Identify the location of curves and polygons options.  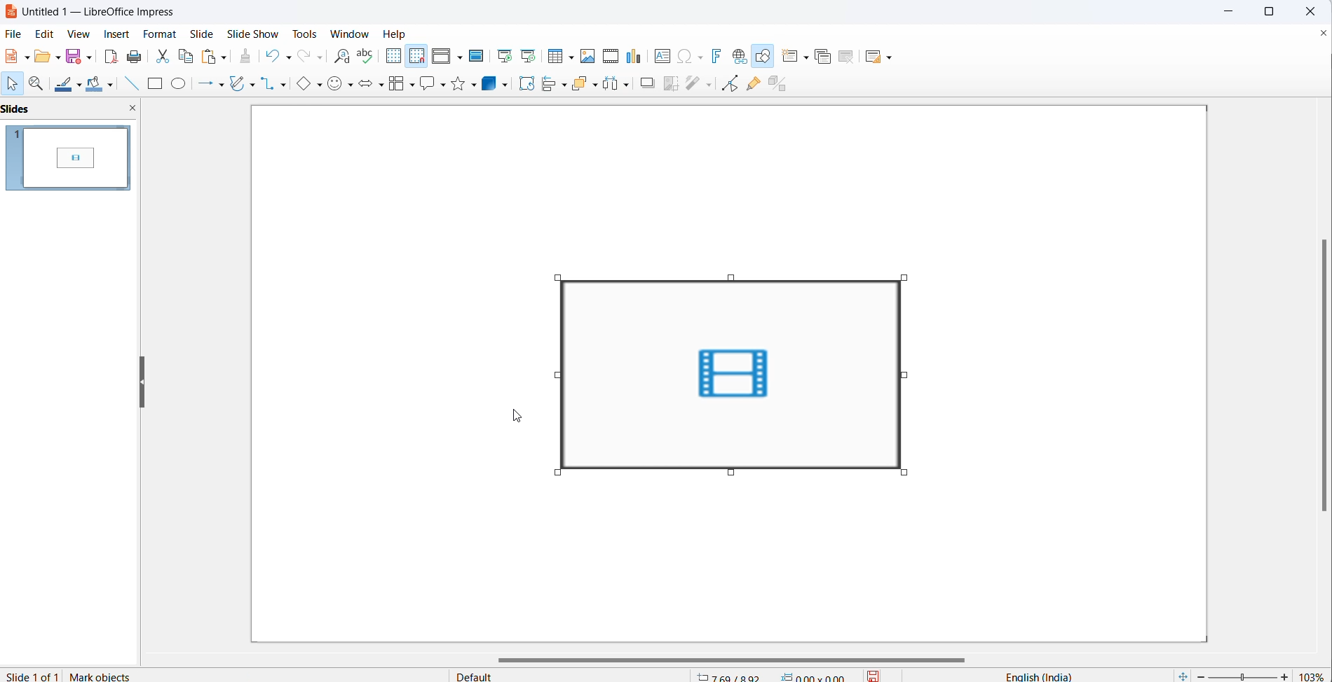
(252, 84).